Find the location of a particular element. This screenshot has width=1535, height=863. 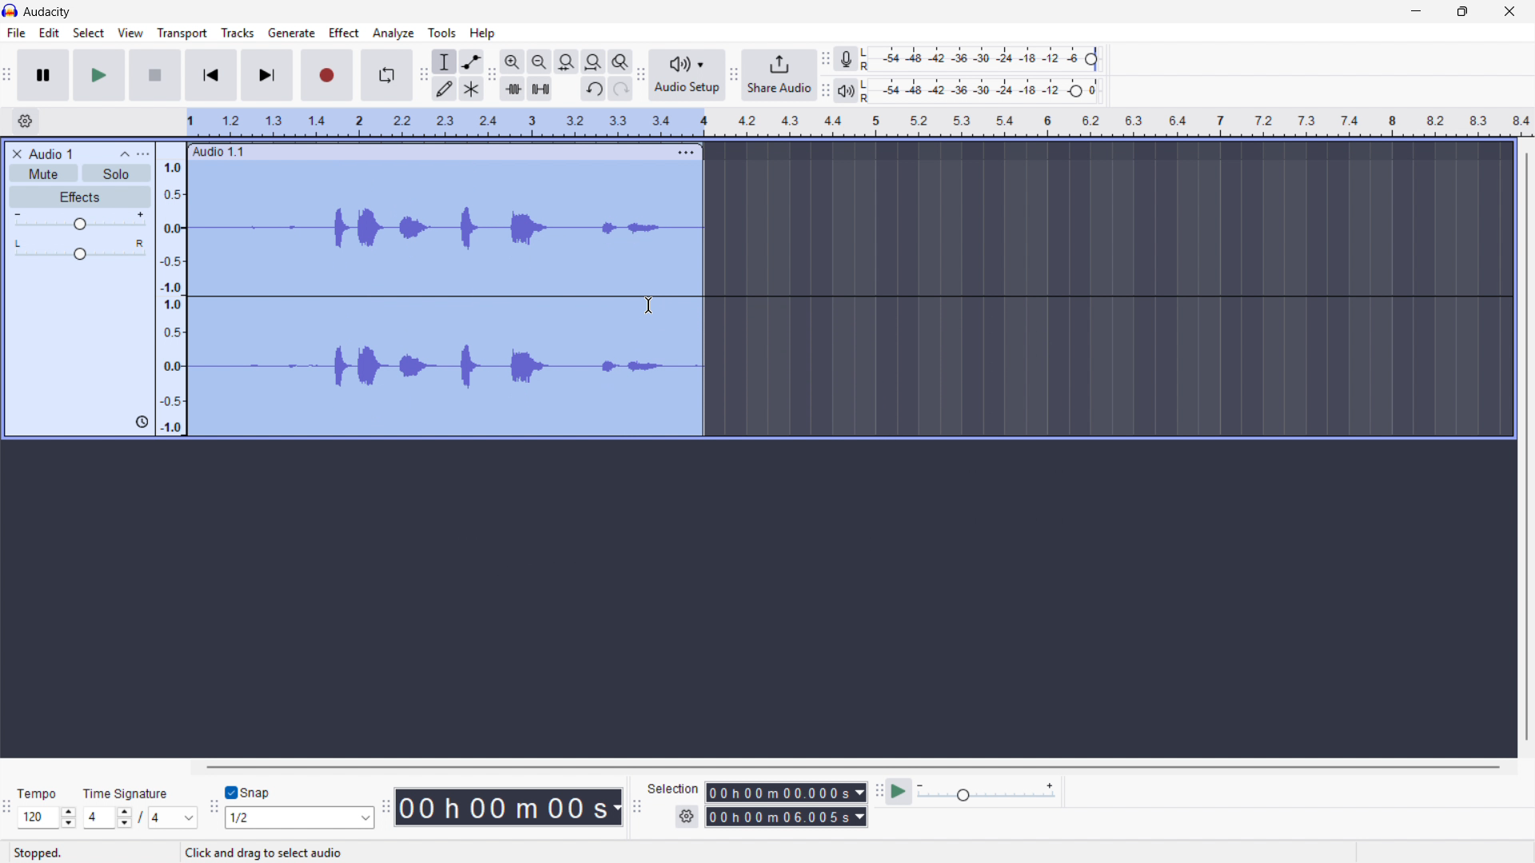

selection is located at coordinates (673, 788).